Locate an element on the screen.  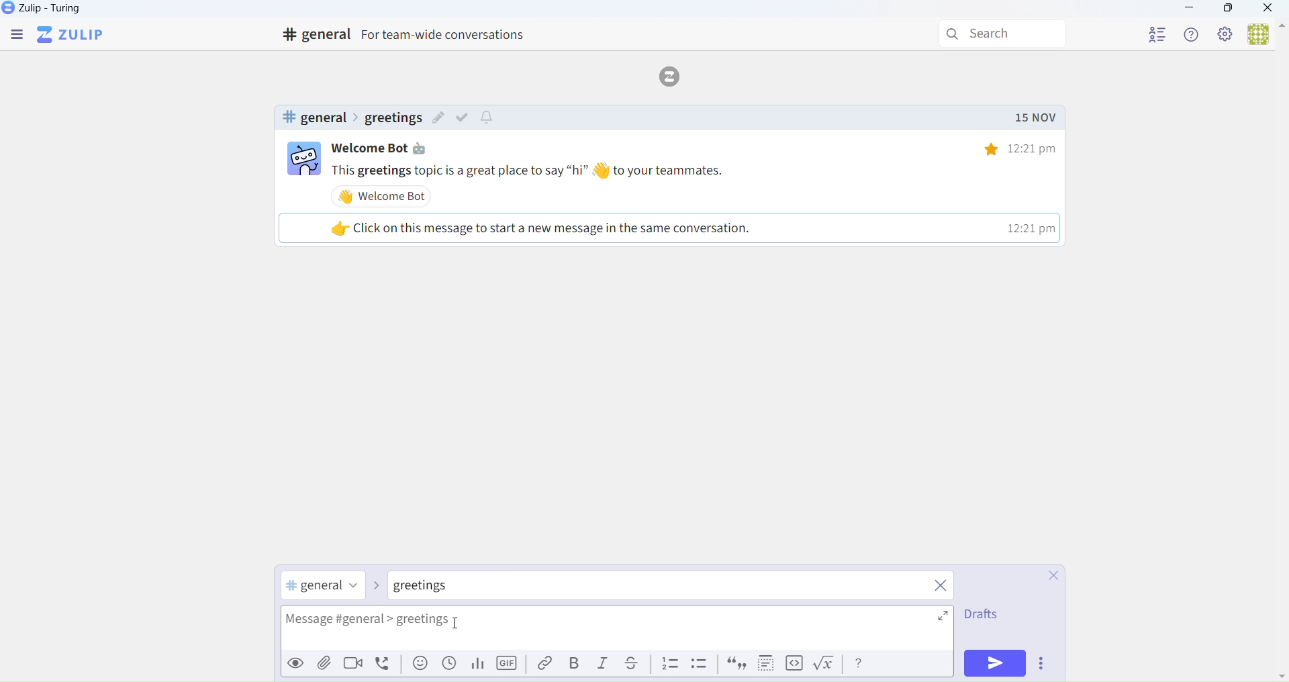
Voicecall is located at coordinates (385, 664).